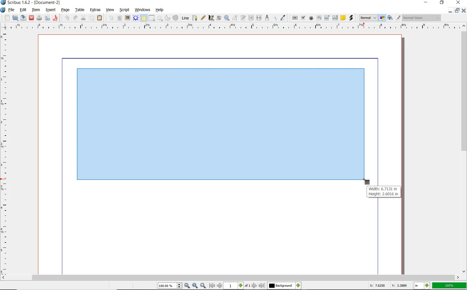 The width and height of the screenshot is (467, 290). I want to click on windows, so click(143, 10).